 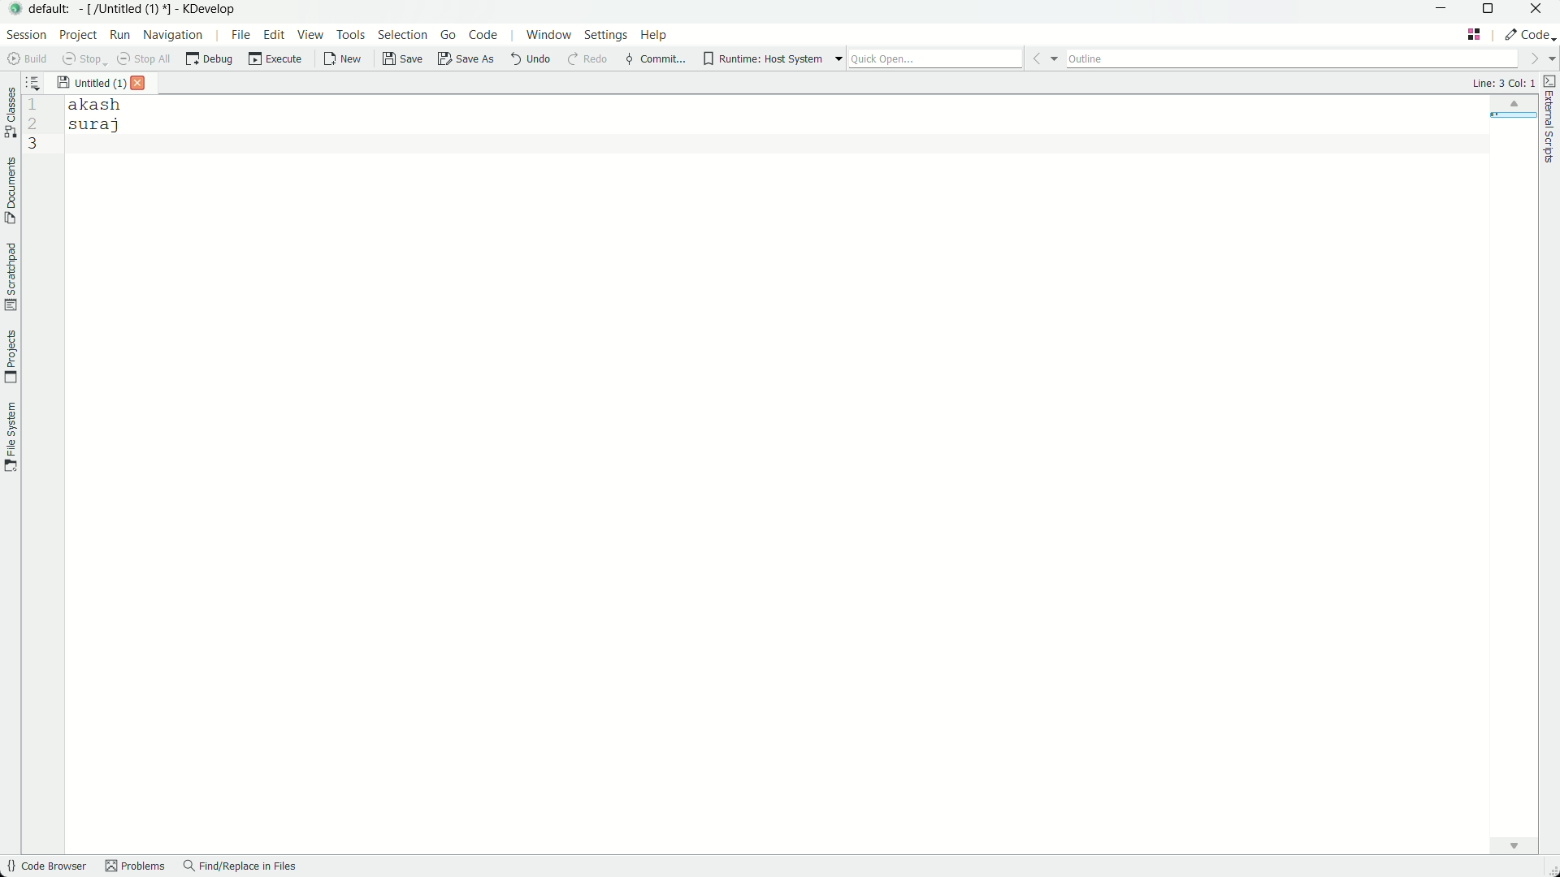 What do you see at coordinates (91, 81) in the screenshot?
I see `file name - untitled 1` at bounding box center [91, 81].